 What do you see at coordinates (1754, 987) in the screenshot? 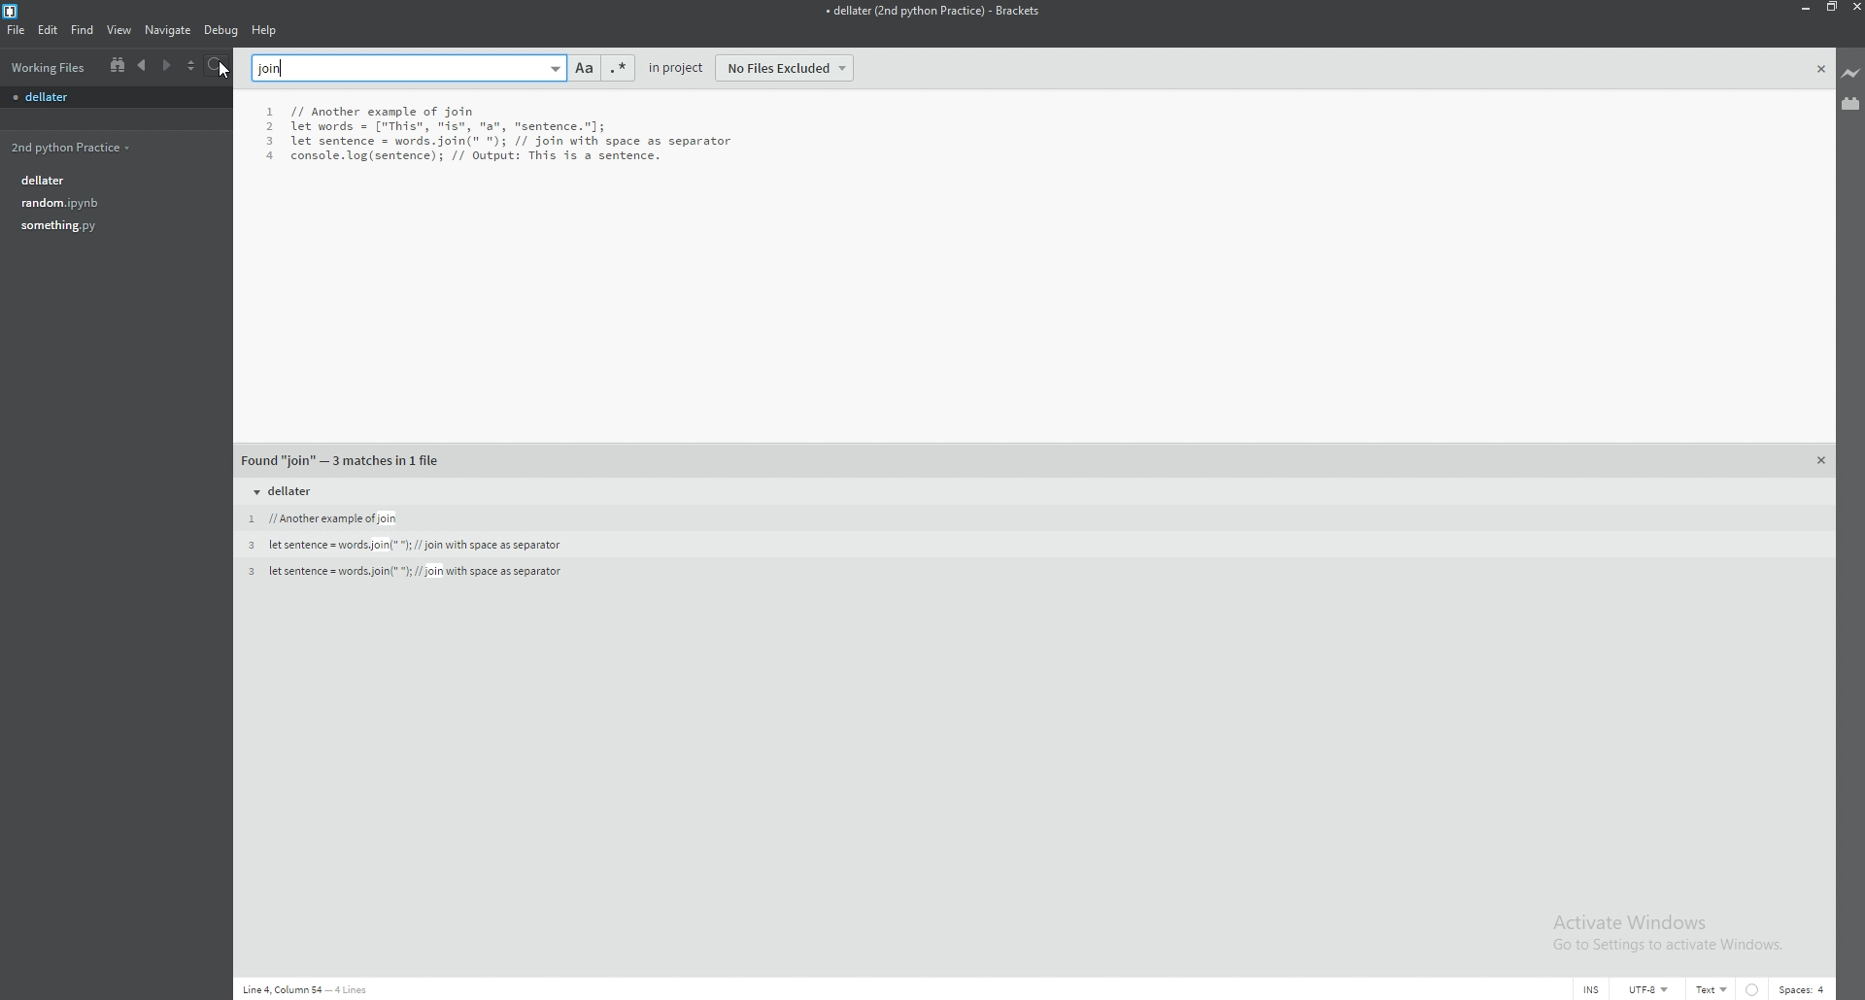
I see `linter` at bounding box center [1754, 987].